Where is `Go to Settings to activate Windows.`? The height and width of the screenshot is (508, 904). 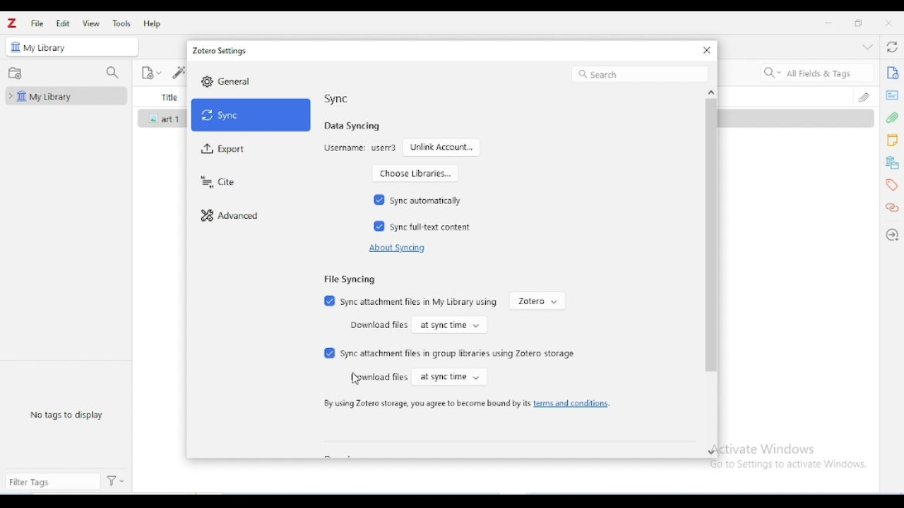 Go to Settings to activate Windows. is located at coordinates (791, 464).